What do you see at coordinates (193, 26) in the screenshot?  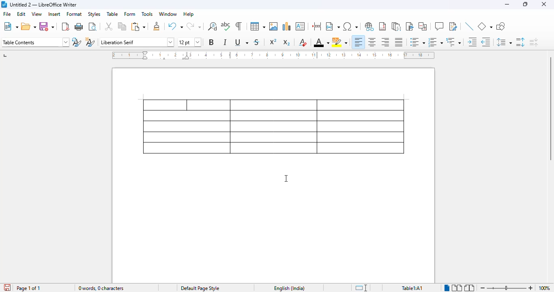 I see `redo` at bounding box center [193, 26].